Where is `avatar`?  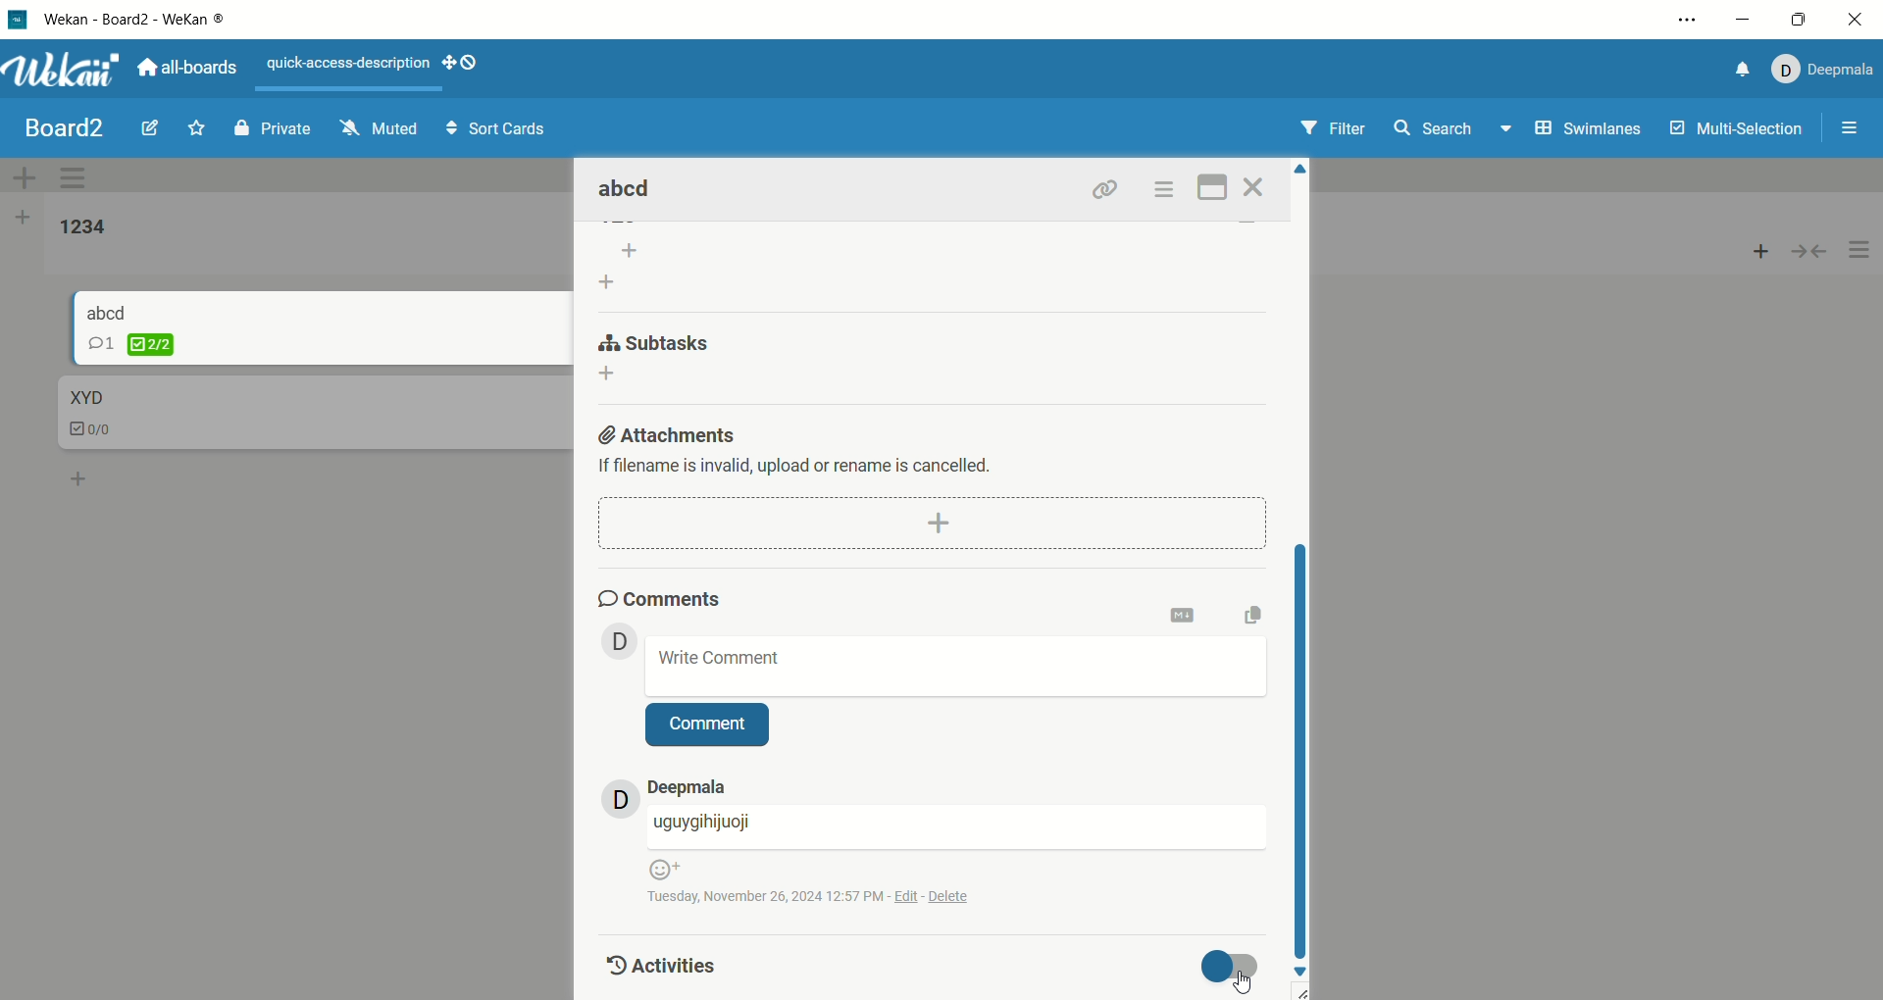
avatar is located at coordinates (621, 641).